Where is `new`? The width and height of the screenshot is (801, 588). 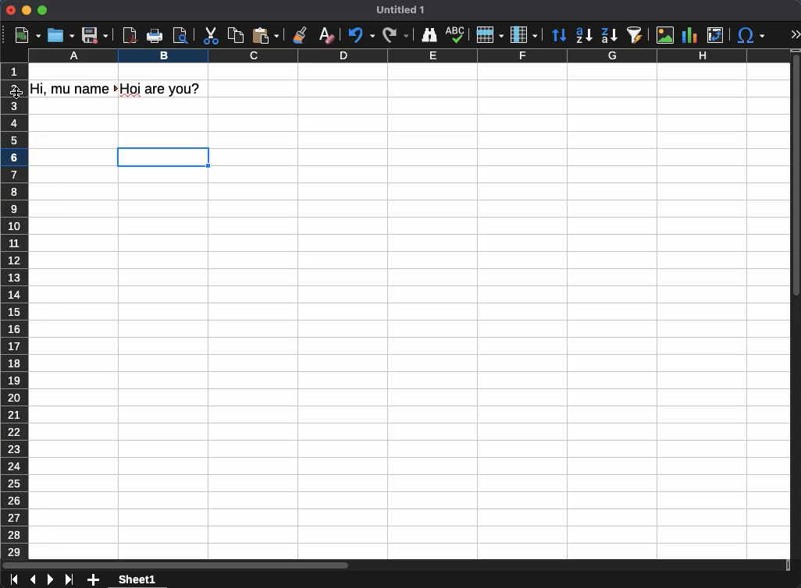 new is located at coordinates (27, 36).